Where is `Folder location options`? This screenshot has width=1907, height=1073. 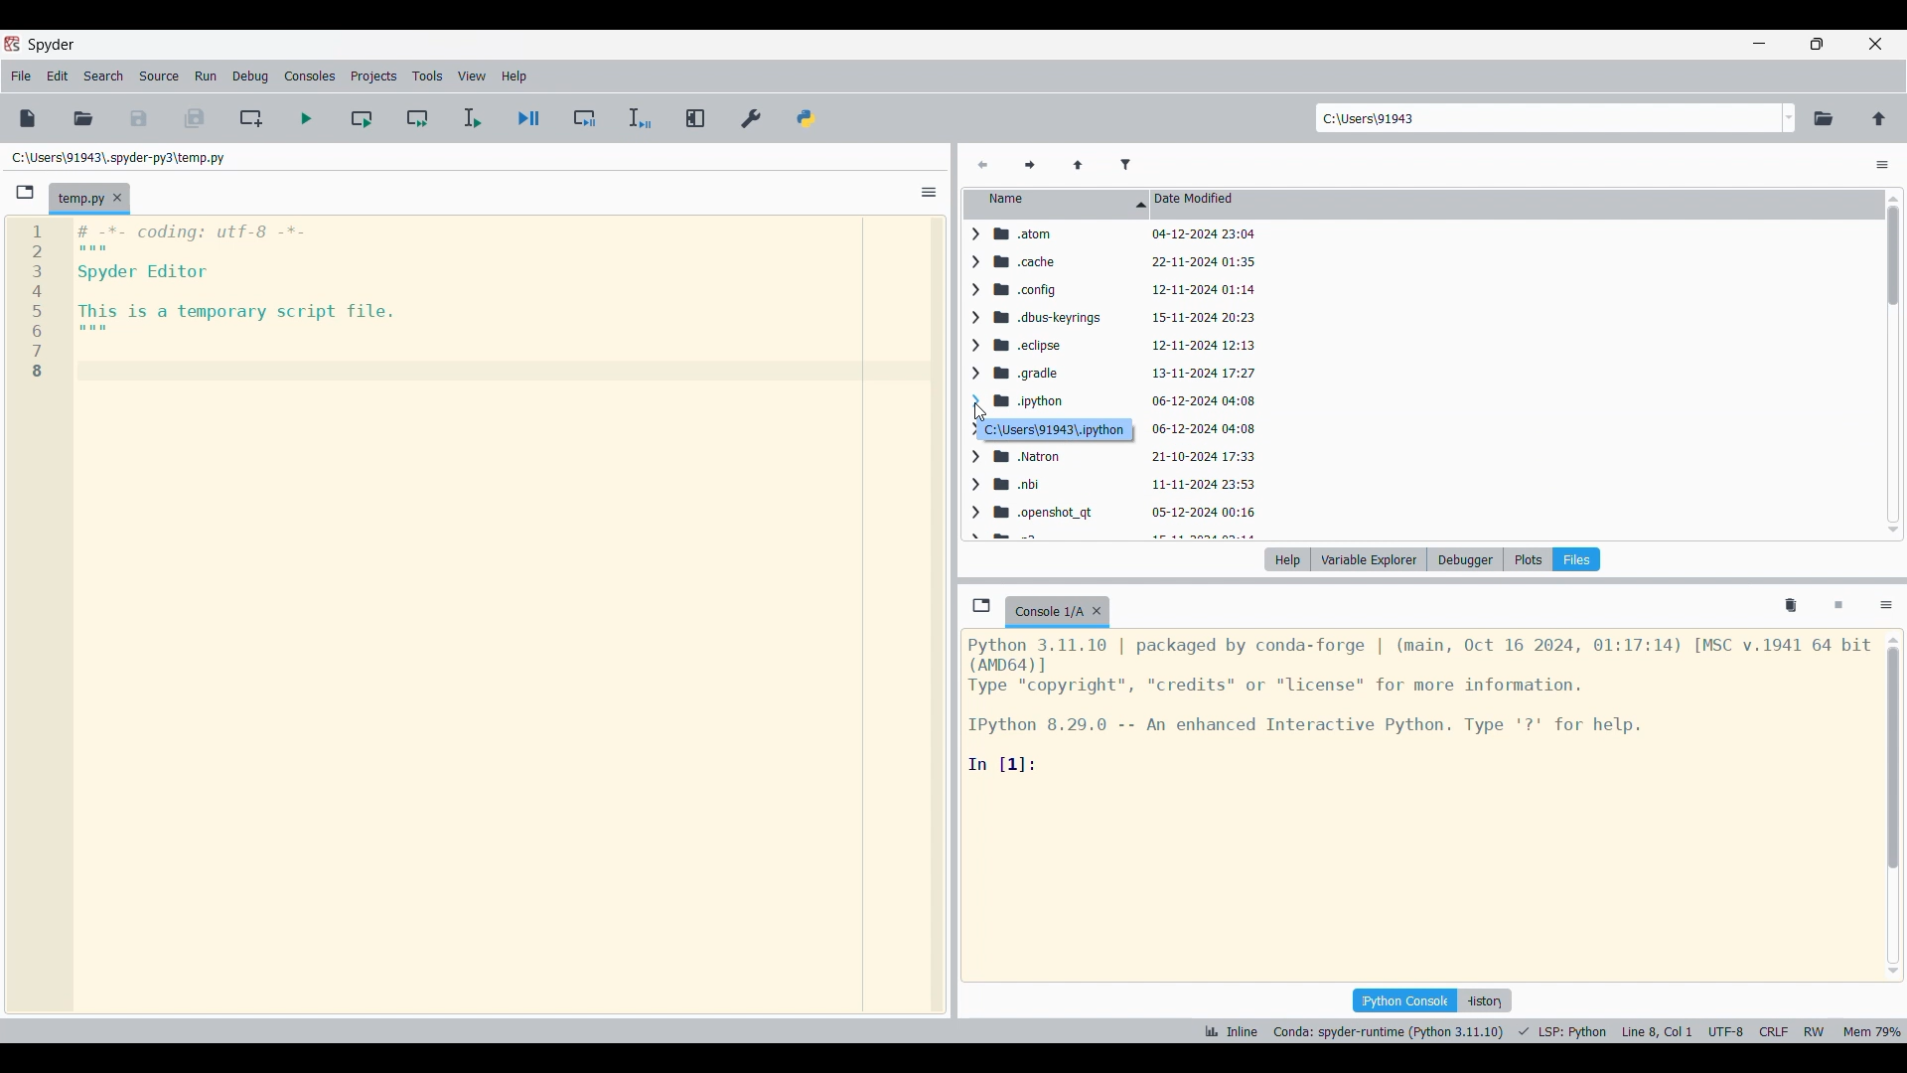 Folder location options is located at coordinates (1789, 118).